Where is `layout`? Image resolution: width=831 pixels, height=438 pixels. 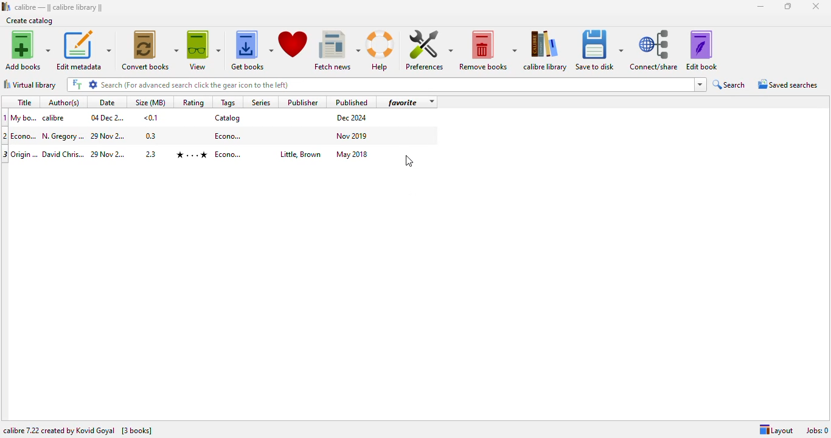 layout is located at coordinates (777, 430).